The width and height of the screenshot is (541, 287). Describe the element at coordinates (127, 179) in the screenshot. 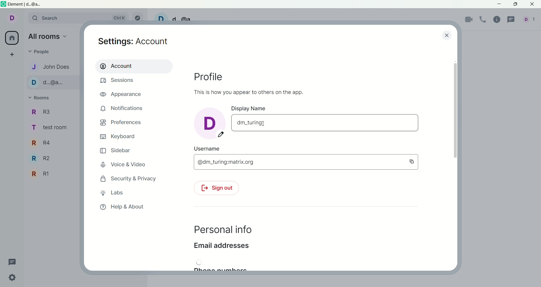

I see `security and privacy` at that location.